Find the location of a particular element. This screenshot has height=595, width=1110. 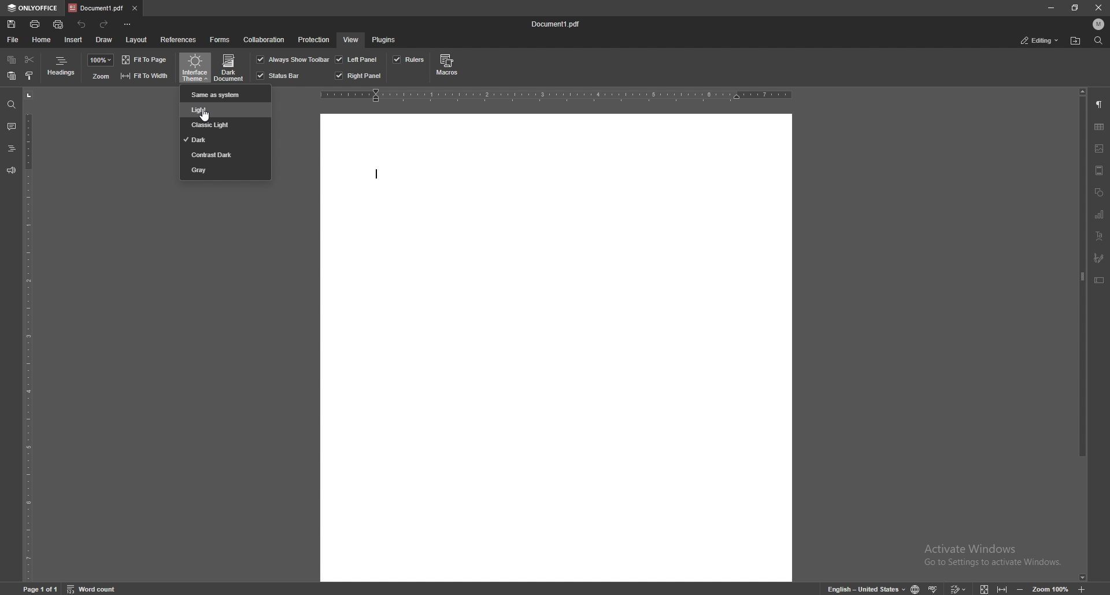

image is located at coordinates (1100, 148).